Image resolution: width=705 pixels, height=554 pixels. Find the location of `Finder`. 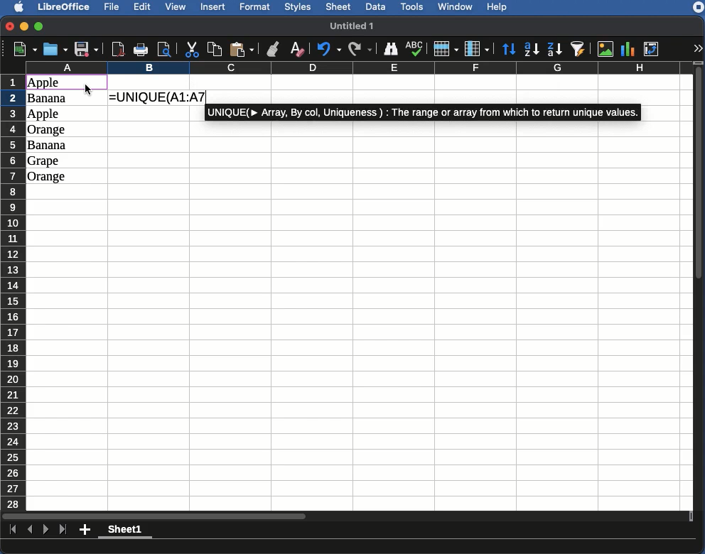

Finder is located at coordinates (392, 50).